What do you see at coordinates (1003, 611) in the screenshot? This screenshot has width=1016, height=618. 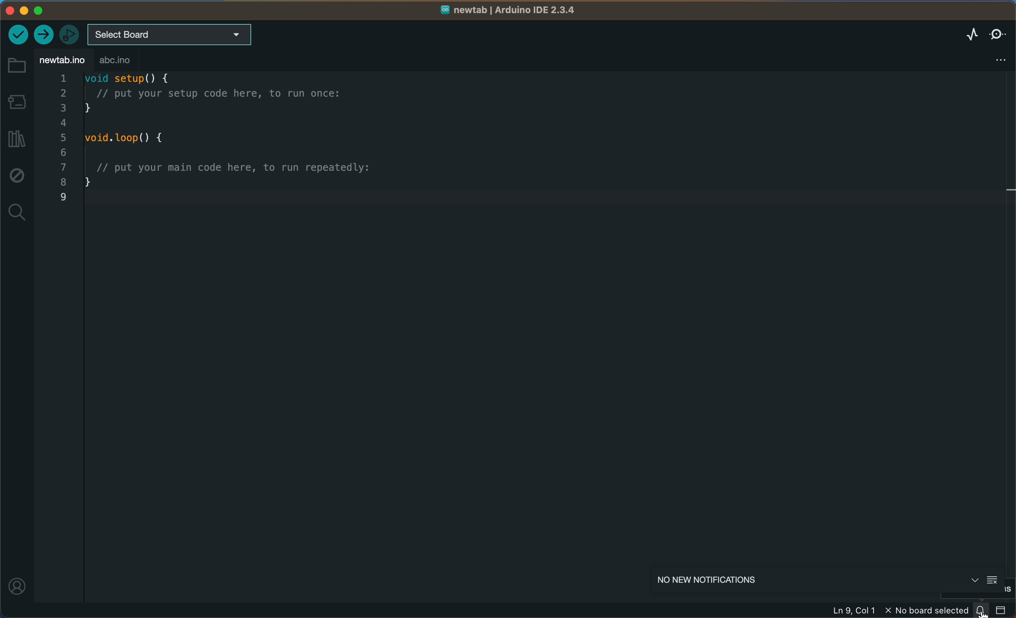 I see `close slide bar` at bounding box center [1003, 611].